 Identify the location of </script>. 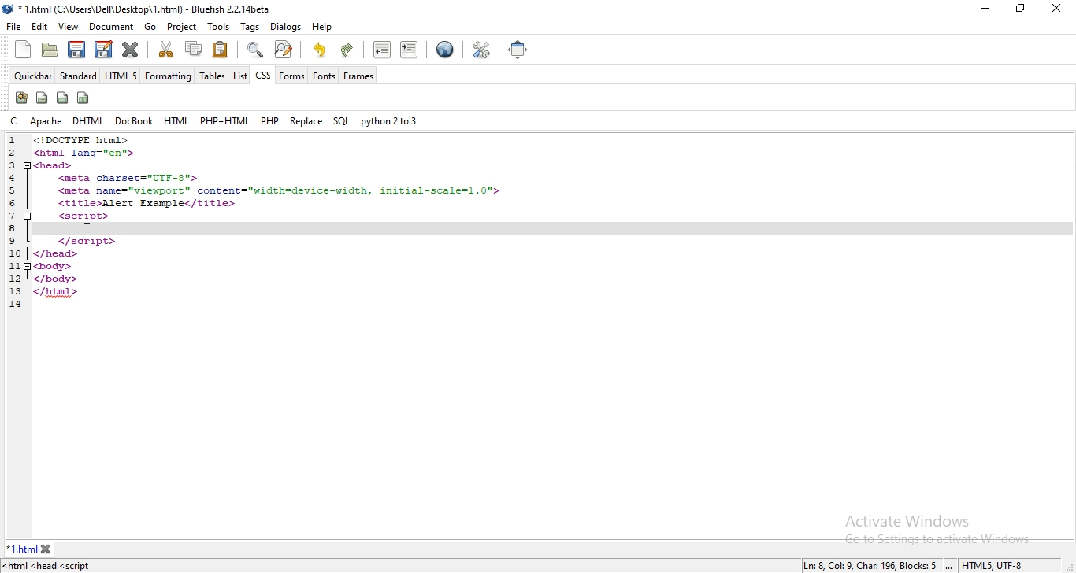
(85, 241).